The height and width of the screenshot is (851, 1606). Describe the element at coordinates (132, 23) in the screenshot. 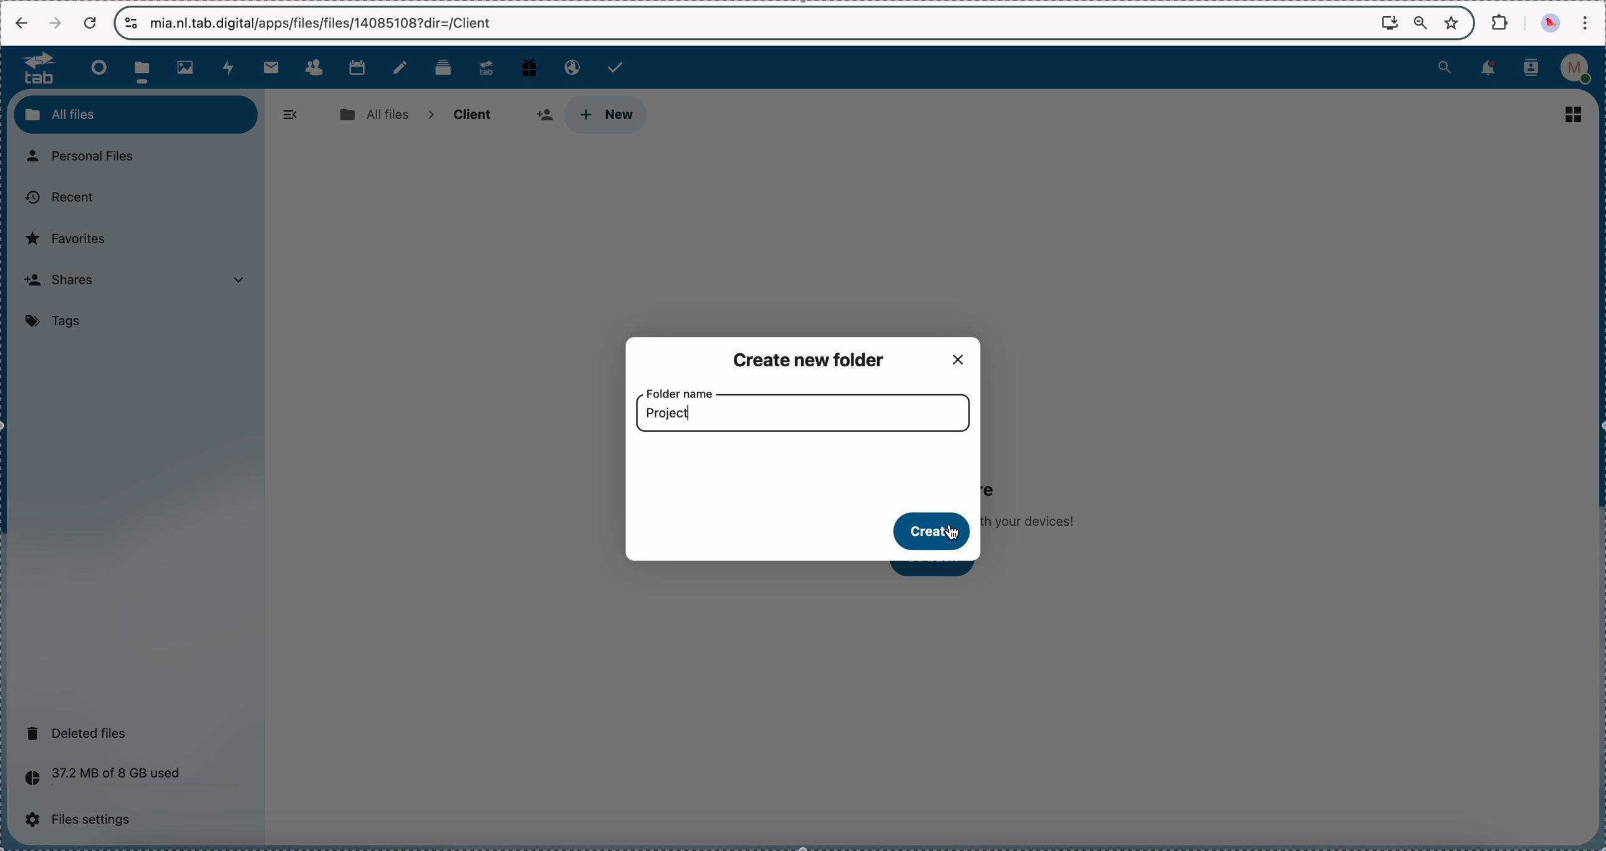

I see `controls` at that location.